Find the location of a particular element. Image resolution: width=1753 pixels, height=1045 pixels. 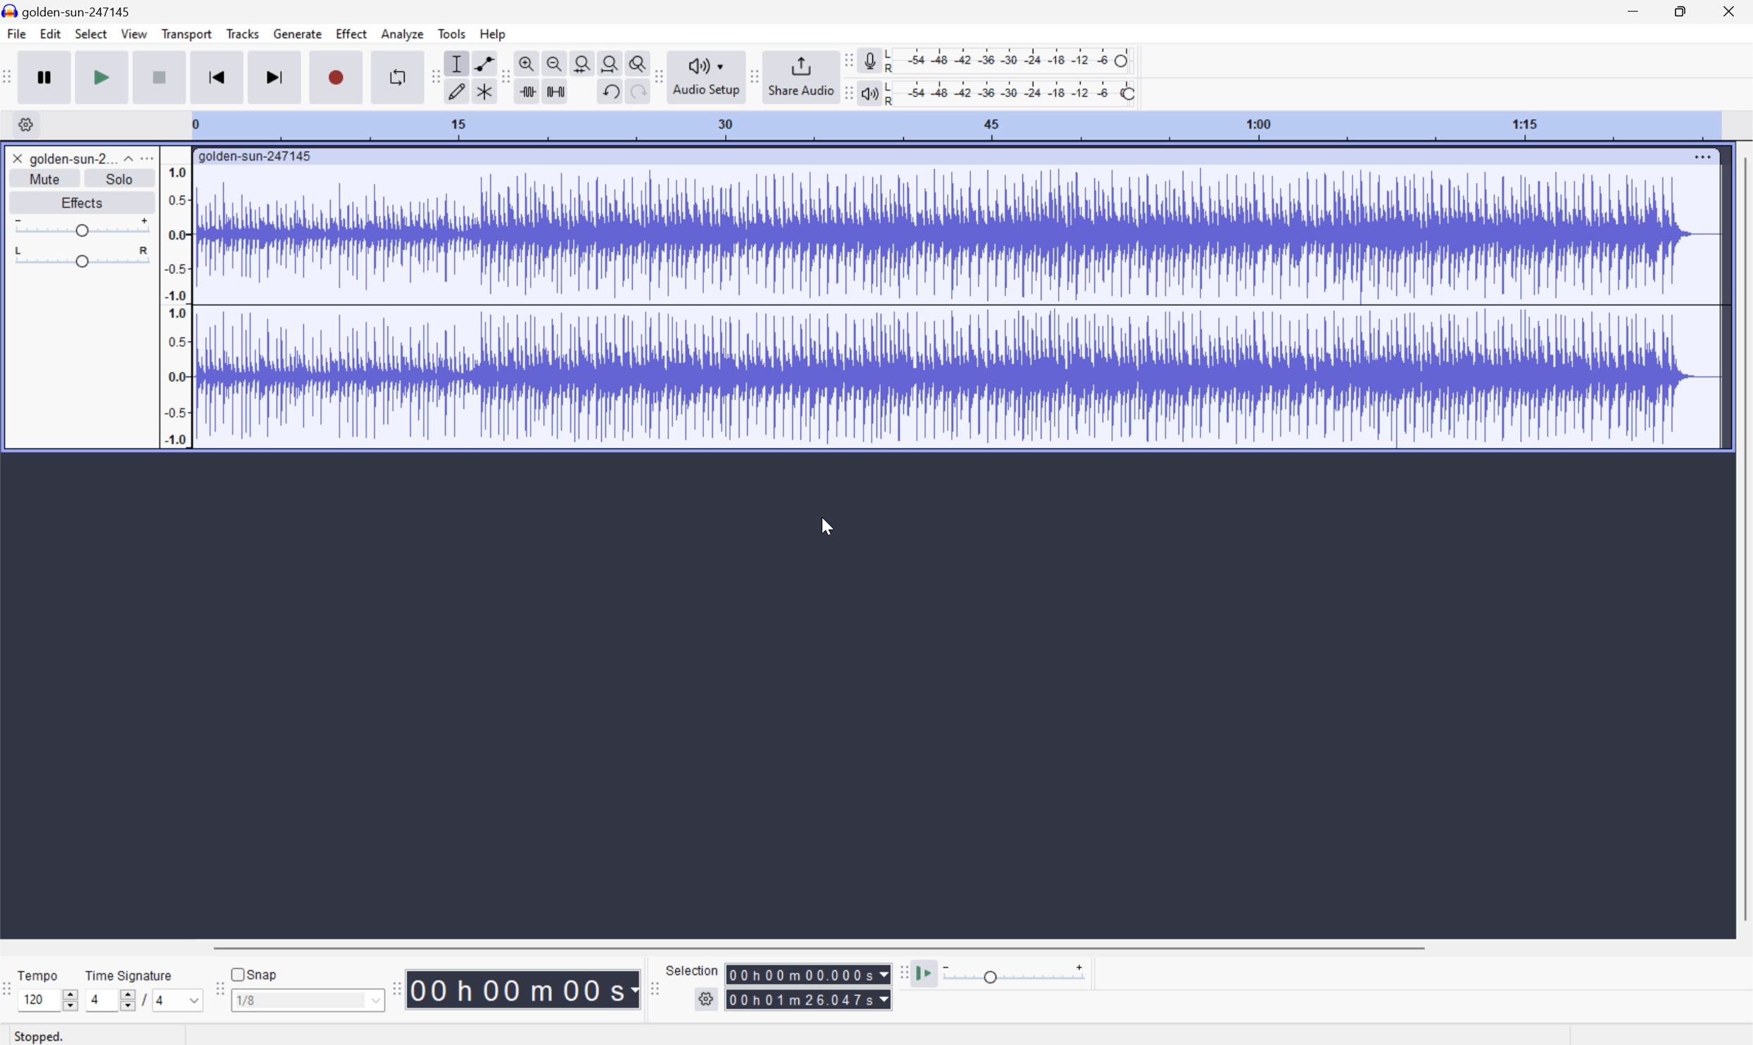

Zoom out is located at coordinates (555, 63).